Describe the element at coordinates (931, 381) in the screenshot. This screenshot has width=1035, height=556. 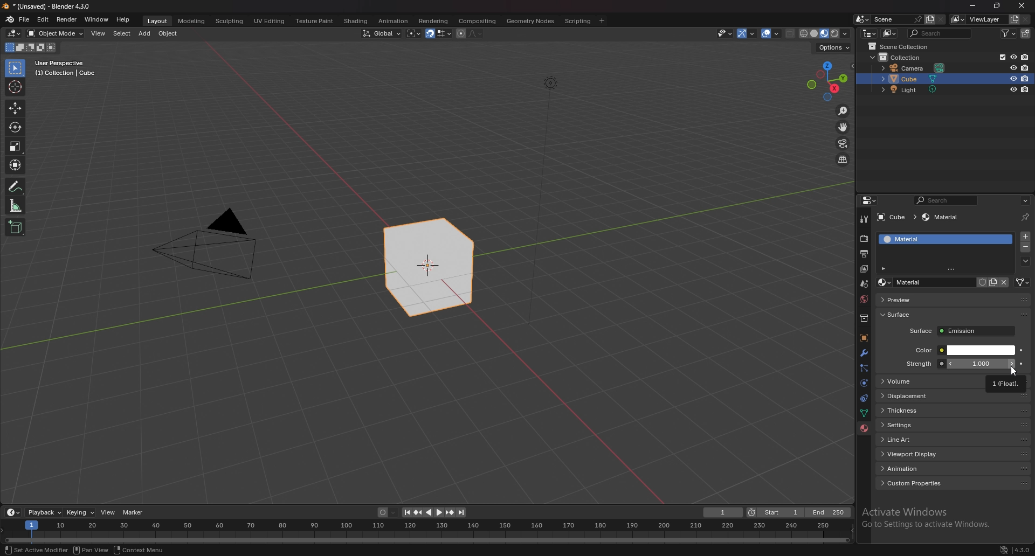
I see `volume` at that location.